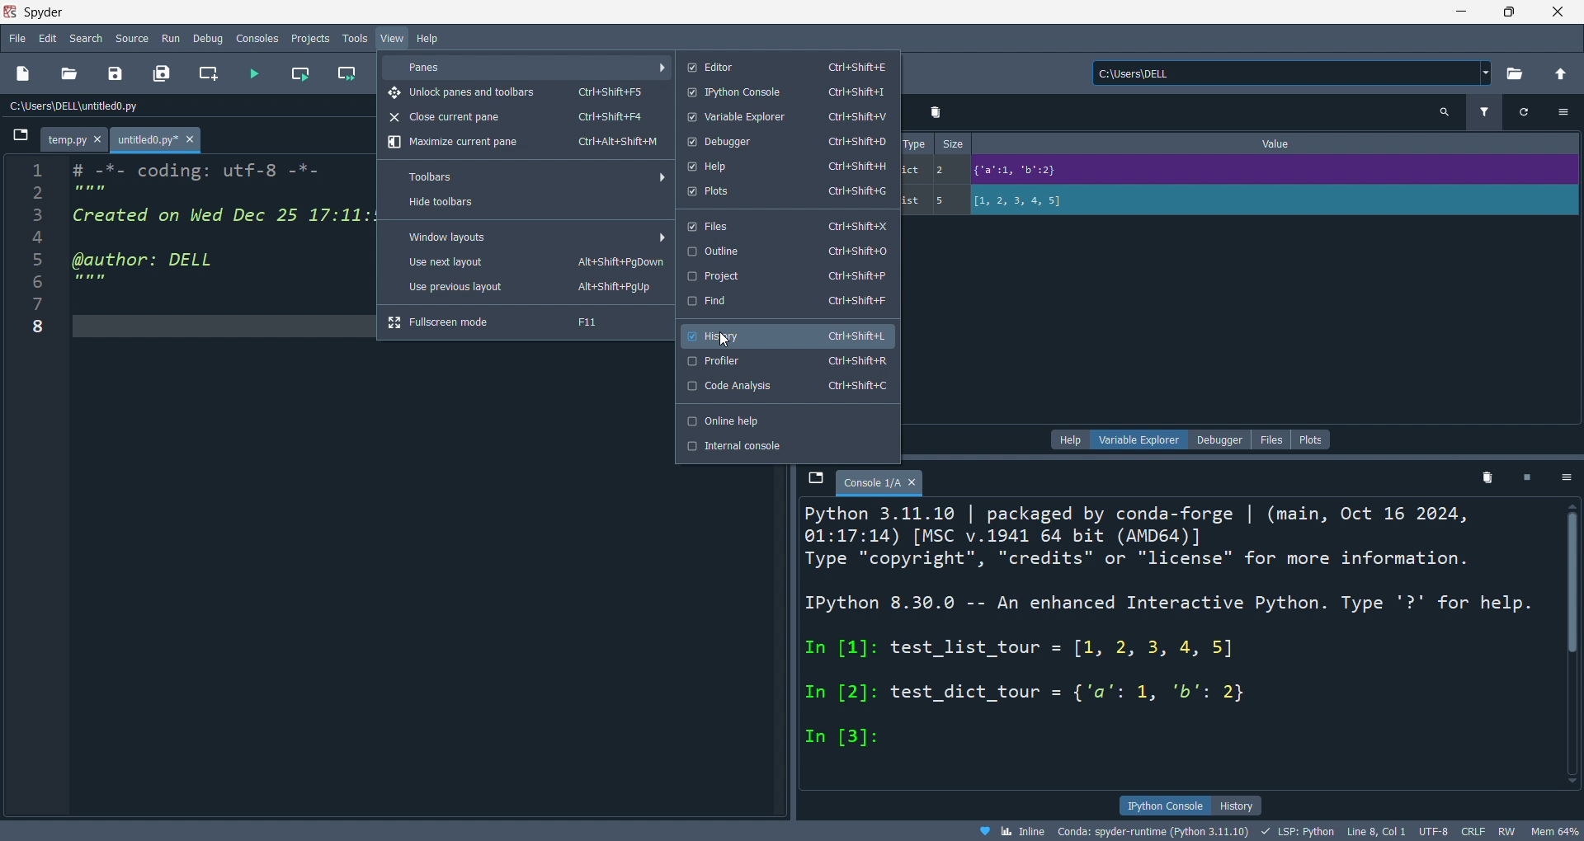 The height and width of the screenshot is (841, 1584). Describe the element at coordinates (533, 176) in the screenshot. I see `toolbars` at that location.